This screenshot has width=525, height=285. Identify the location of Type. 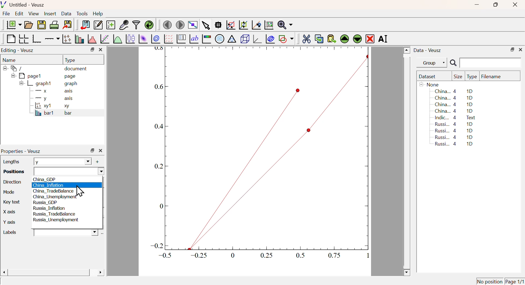
(472, 77).